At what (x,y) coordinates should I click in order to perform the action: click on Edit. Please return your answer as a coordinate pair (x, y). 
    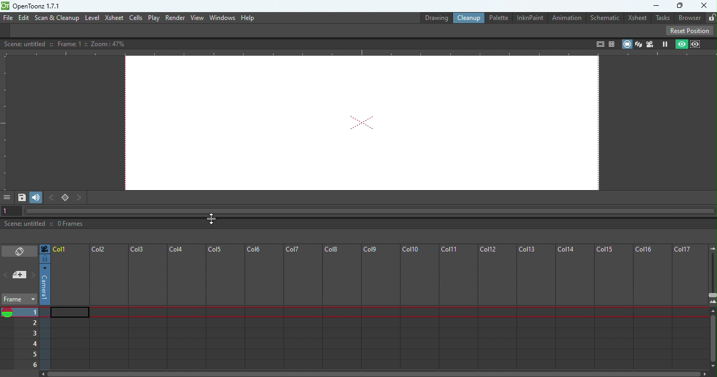
    Looking at the image, I should click on (23, 17).